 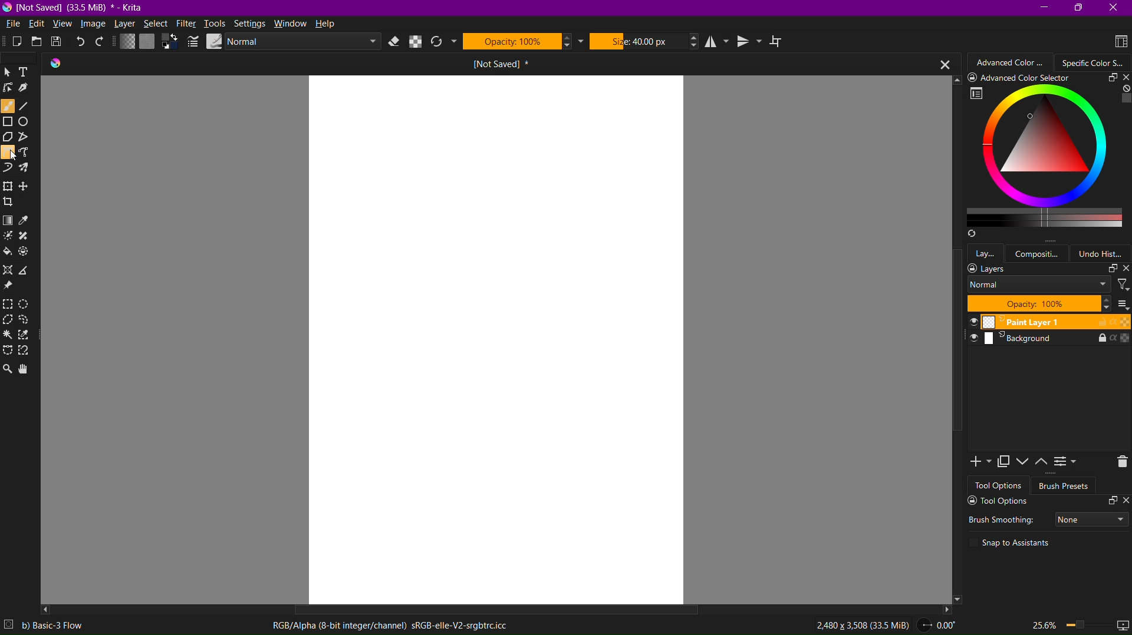 I want to click on Undo History, so click(x=1104, y=253).